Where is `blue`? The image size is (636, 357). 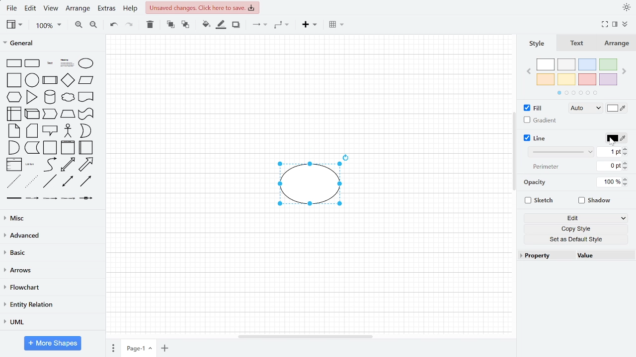 blue is located at coordinates (588, 64).